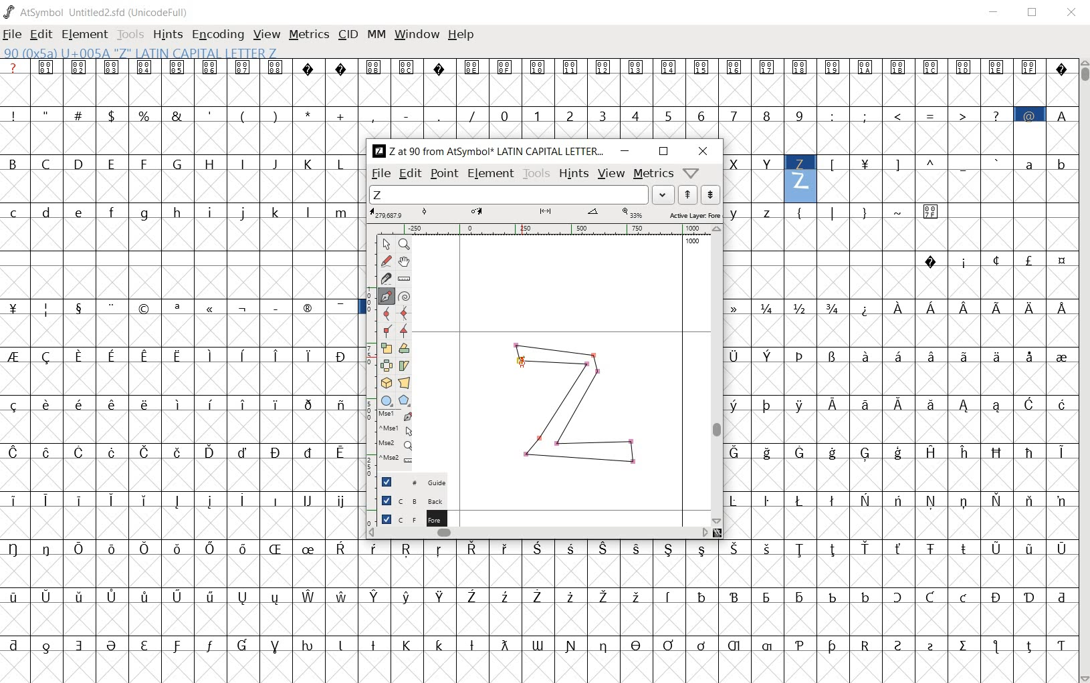 This screenshot has width=1090, height=683. What do you see at coordinates (710, 194) in the screenshot?
I see `show the previous word on the list` at bounding box center [710, 194].